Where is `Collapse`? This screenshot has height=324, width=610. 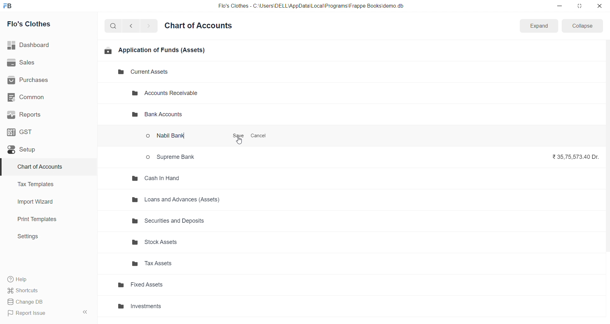 Collapse is located at coordinates (583, 25).